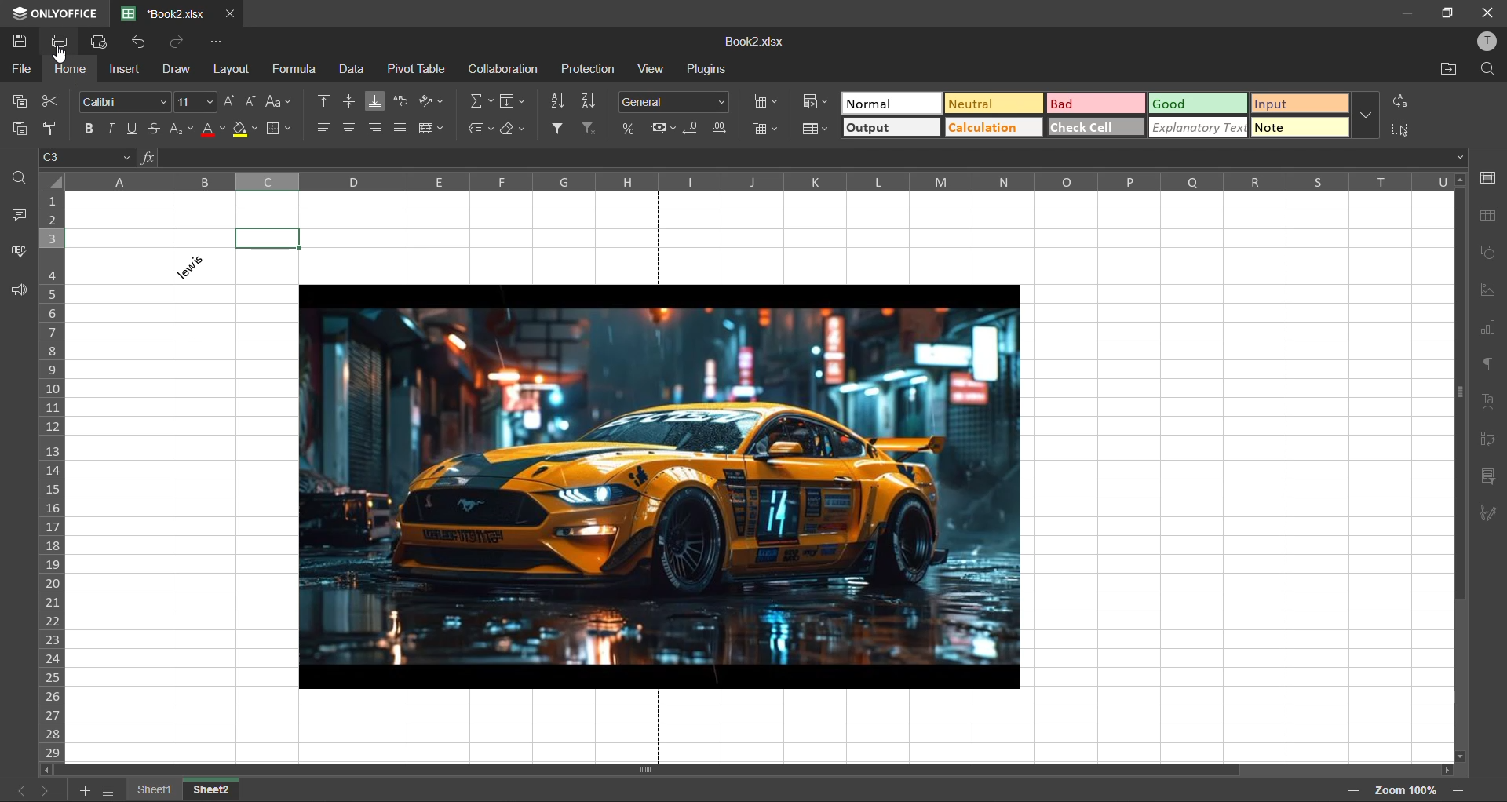 This screenshot has height=802, width=1507. What do you see at coordinates (753, 42) in the screenshot?
I see `filename` at bounding box center [753, 42].